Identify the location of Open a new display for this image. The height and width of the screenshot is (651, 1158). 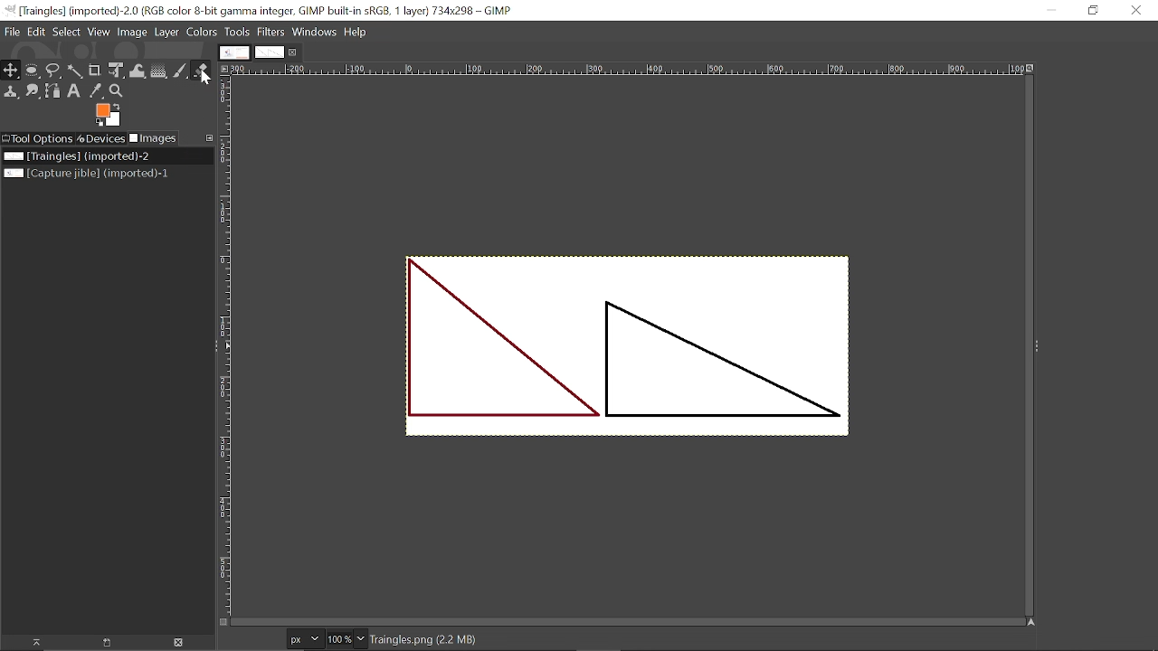
(101, 643).